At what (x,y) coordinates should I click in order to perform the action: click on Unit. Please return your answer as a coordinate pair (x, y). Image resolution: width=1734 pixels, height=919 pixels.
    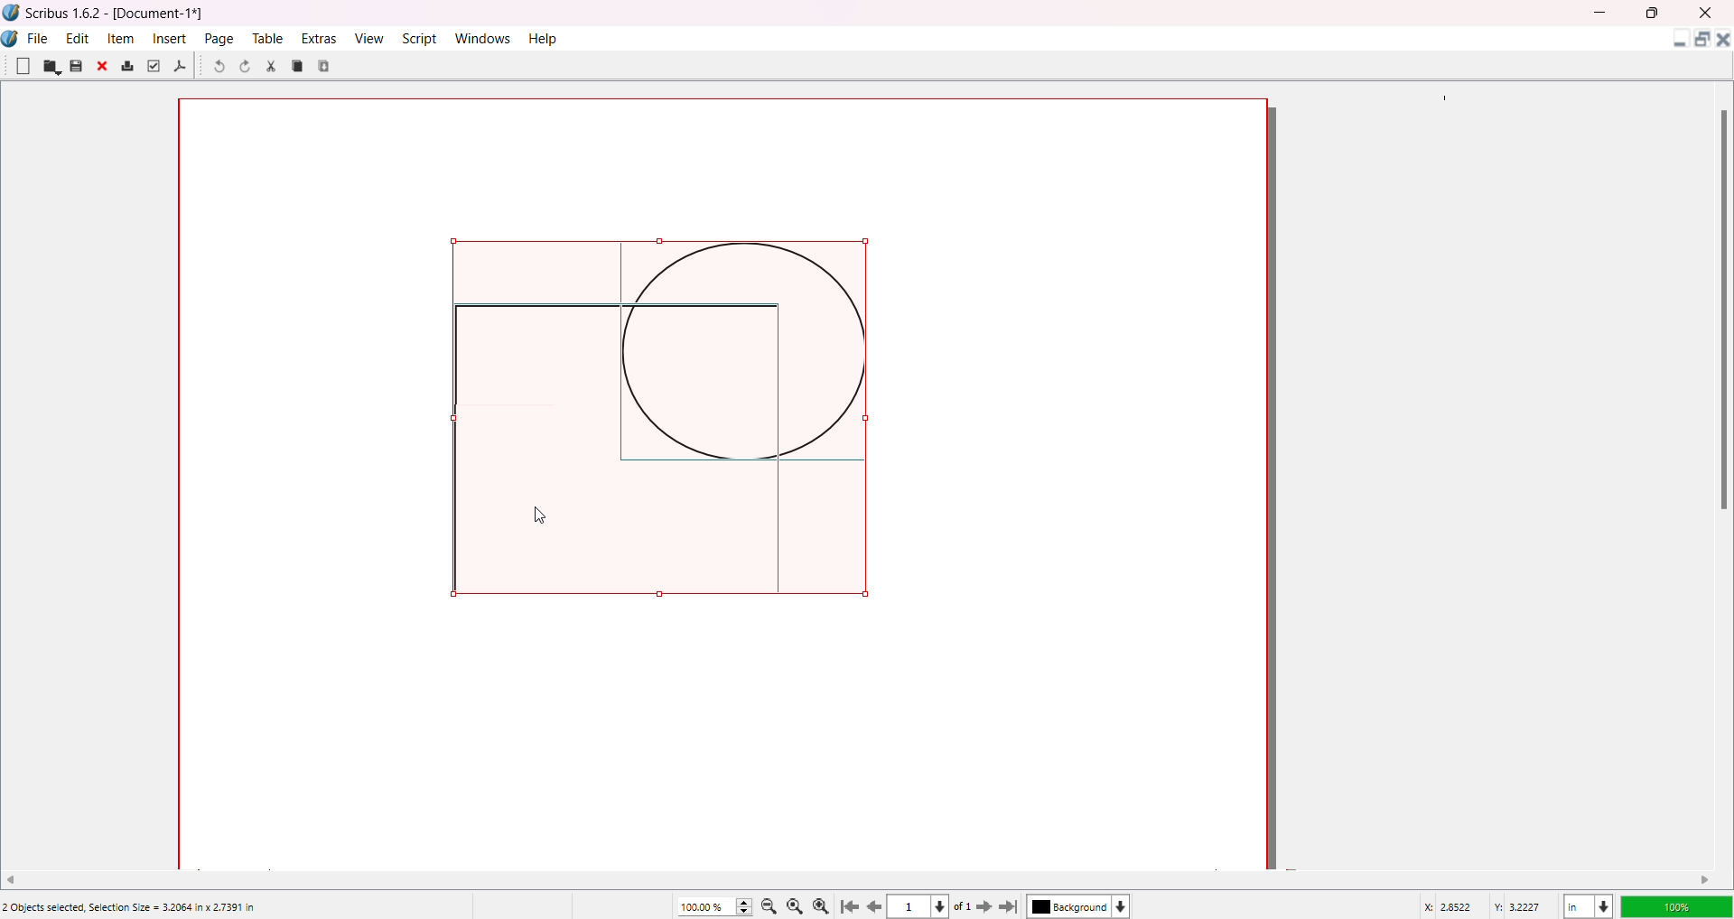
    Looking at the image, I should click on (1587, 904).